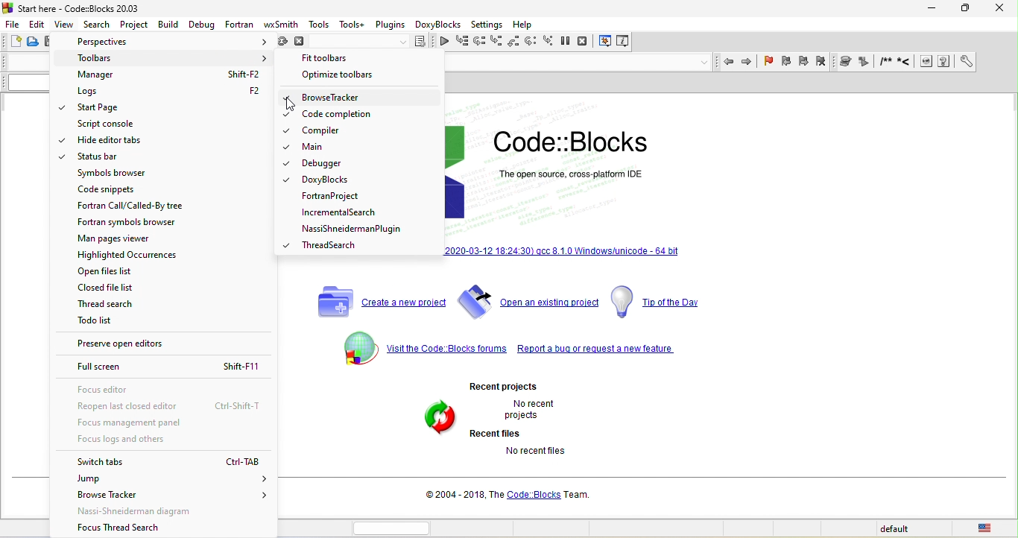  I want to click on edit, so click(38, 23).